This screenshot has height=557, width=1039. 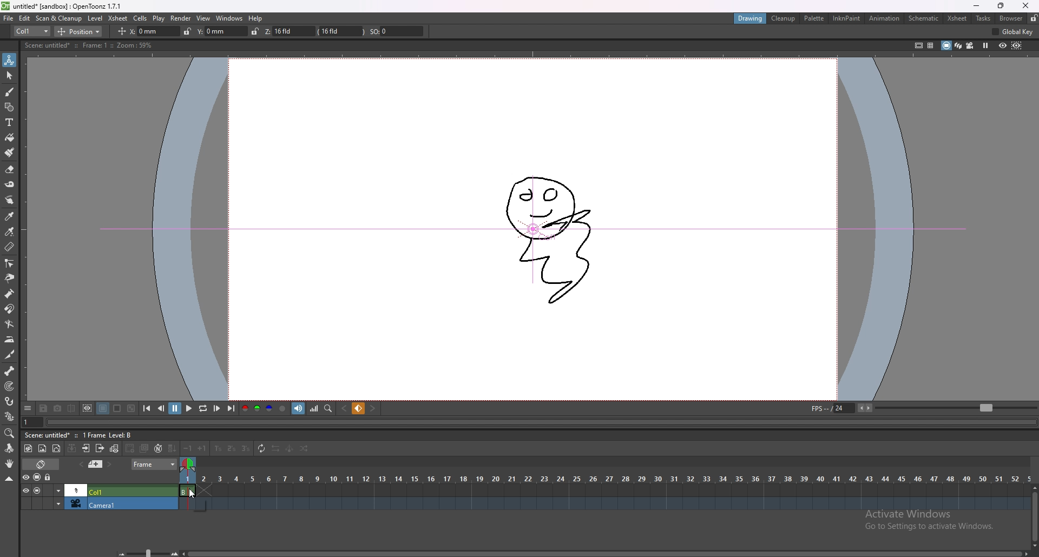 I want to click on options, so click(x=28, y=407).